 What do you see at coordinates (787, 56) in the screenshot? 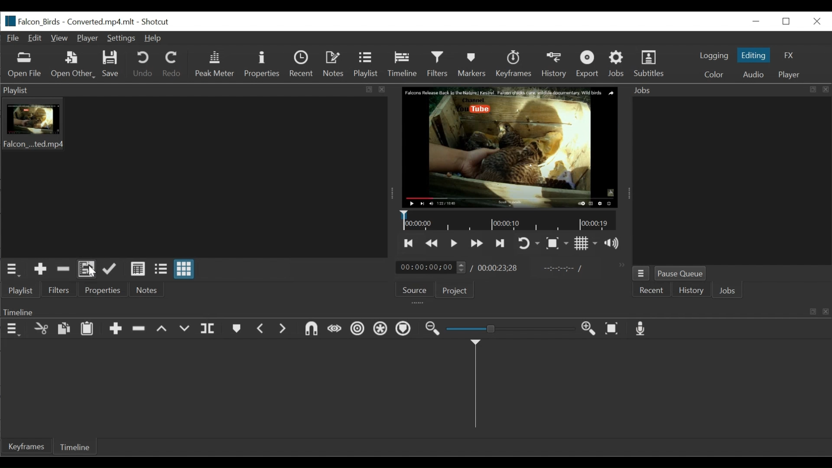
I see `FX` at bounding box center [787, 56].